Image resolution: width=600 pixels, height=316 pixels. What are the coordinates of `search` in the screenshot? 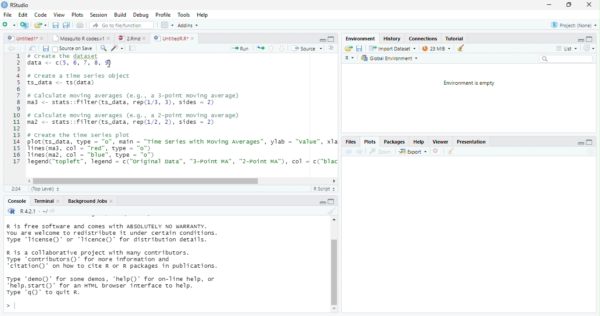 It's located at (566, 59).